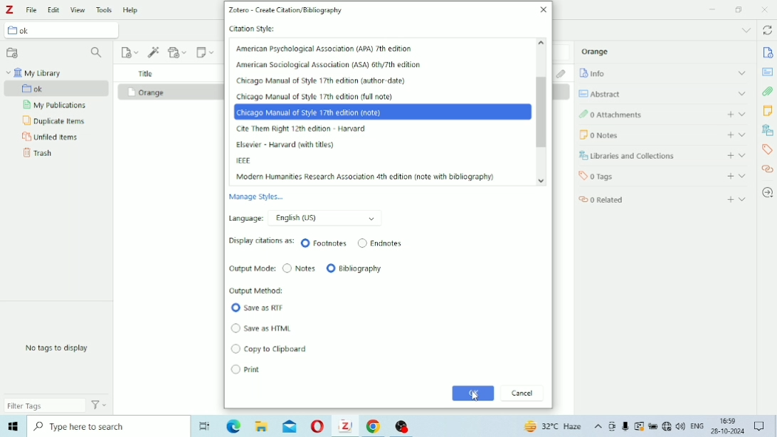 Image resolution: width=777 pixels, height=437 pixels. Describe the element at coordinates (253, 28) in the screenshot. I see `Citation Style:` at that location.